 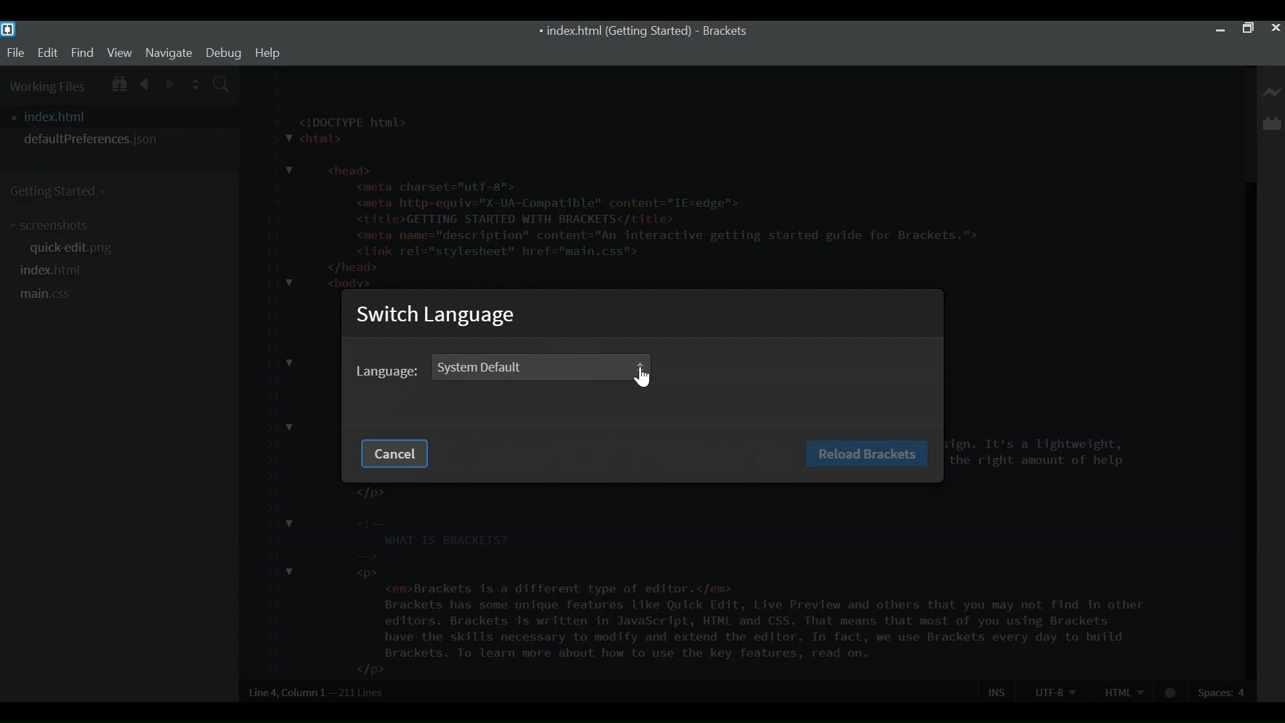 What do you see at coordinates (82, 52) in the screenshot?
I see `Find` at bounding box center [82, 52].